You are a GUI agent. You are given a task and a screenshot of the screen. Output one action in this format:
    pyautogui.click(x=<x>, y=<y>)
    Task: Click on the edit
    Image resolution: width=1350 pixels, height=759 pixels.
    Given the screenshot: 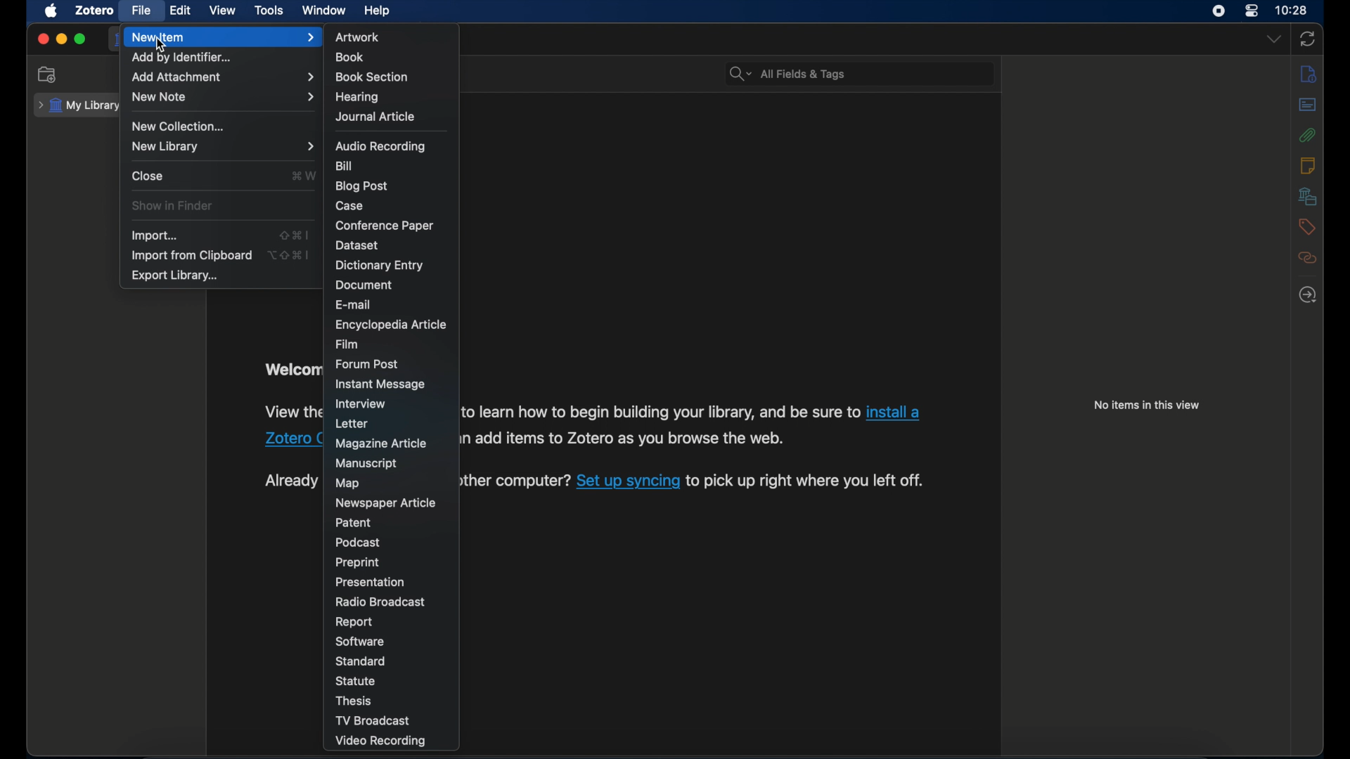 What is the action you would take?
    pyautogui.click(x=181, y=11)
    